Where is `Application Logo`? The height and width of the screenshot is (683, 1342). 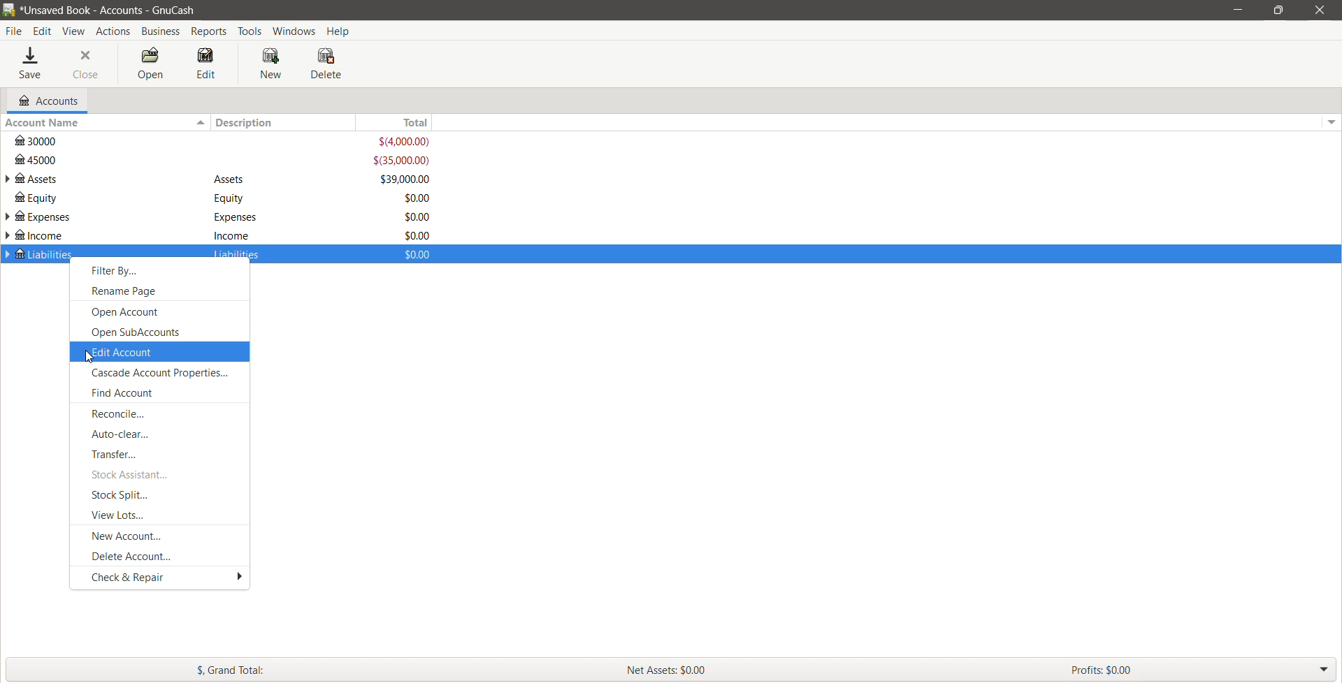
Application Logo is located at coordinates (8, 10).